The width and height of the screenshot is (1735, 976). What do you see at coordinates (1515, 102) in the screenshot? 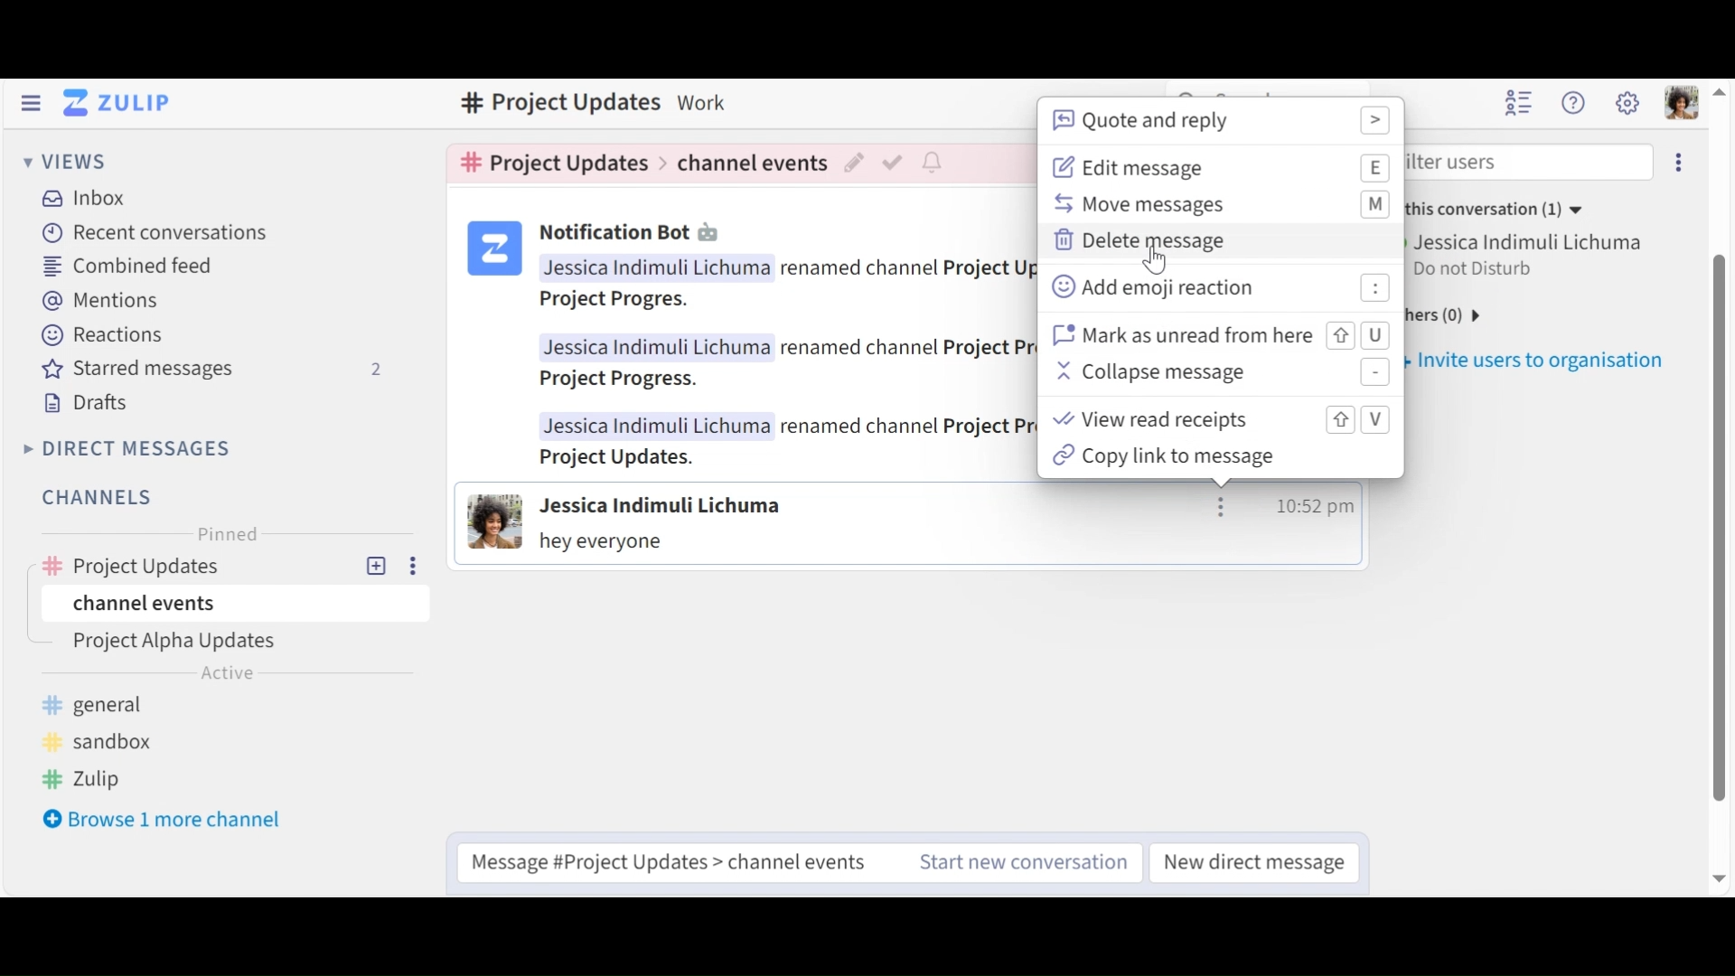
I see `Hide user list` at bounding box center [1515, 102].